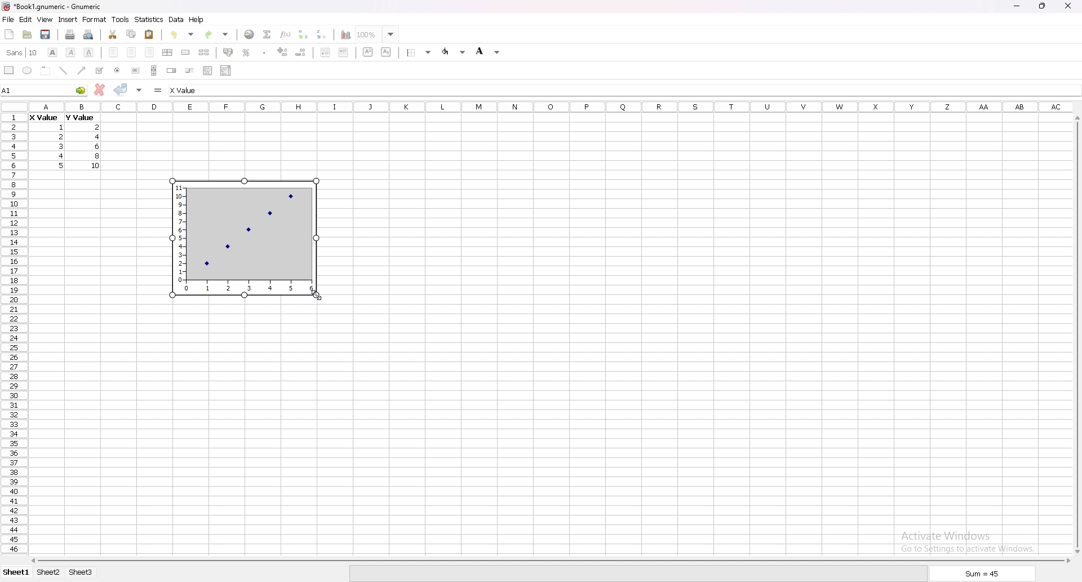  I want to click on file name, so click(52, 6).